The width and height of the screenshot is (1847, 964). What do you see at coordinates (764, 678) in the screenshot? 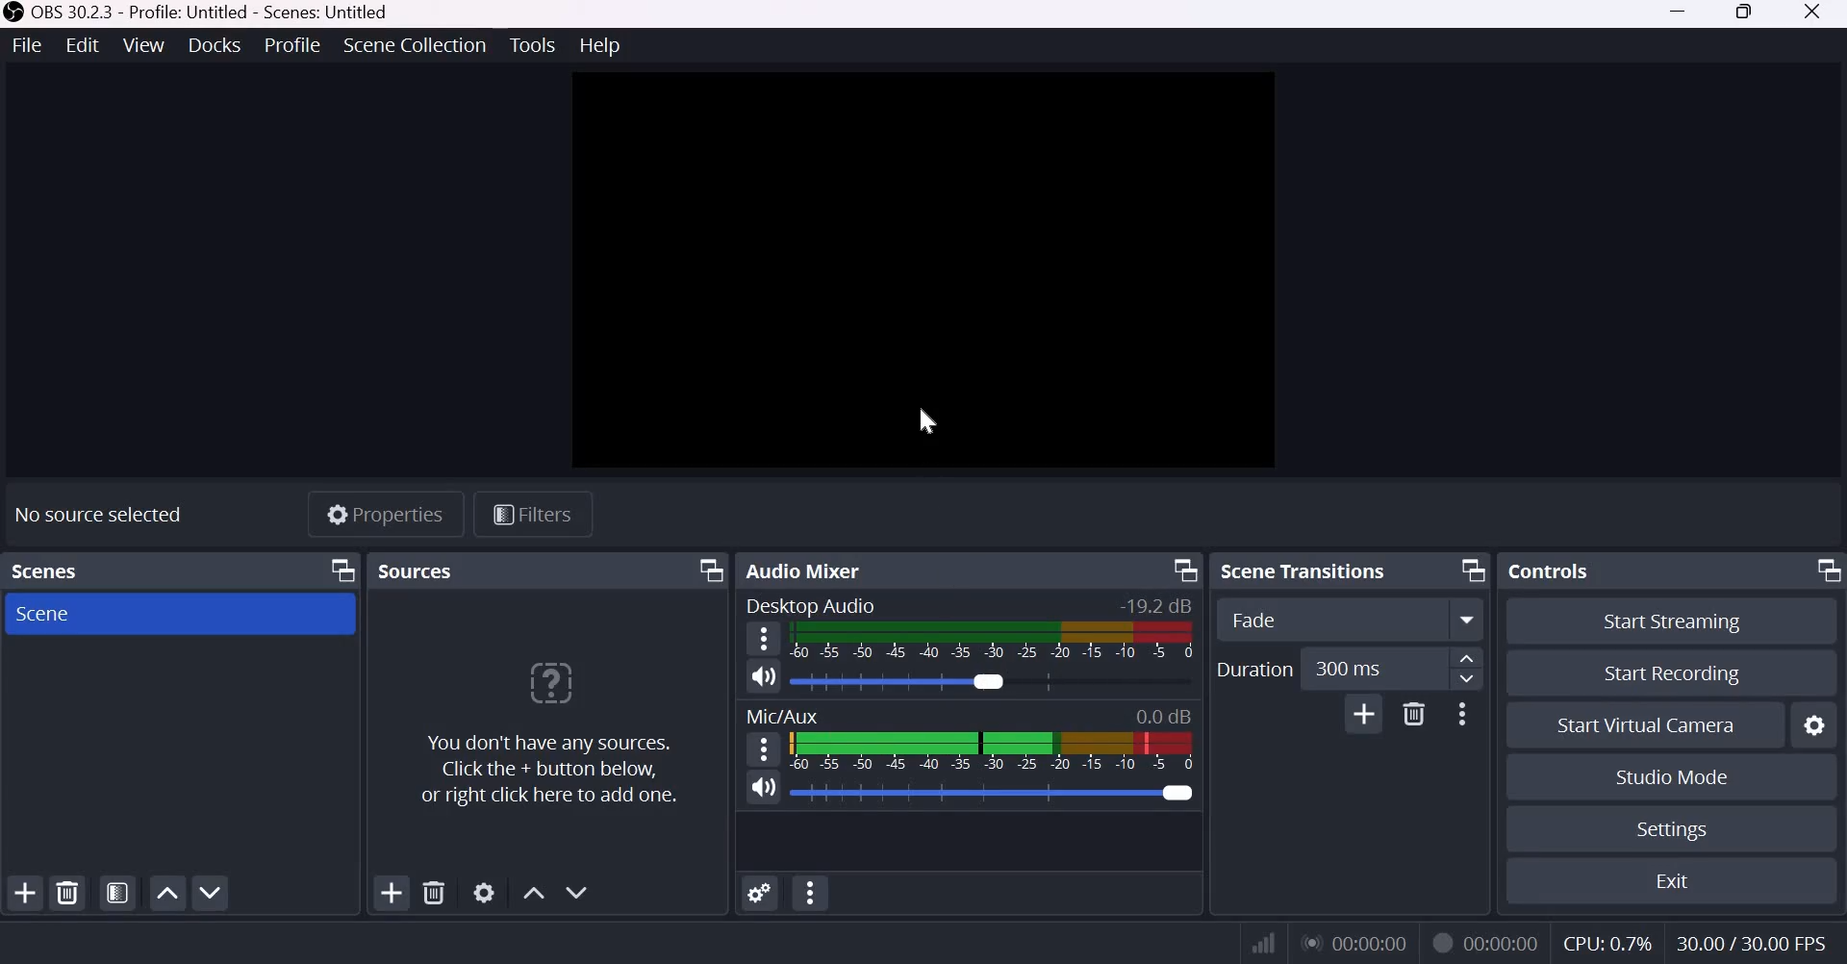
I see `Speaker icon` at bounding box center [764, 678].